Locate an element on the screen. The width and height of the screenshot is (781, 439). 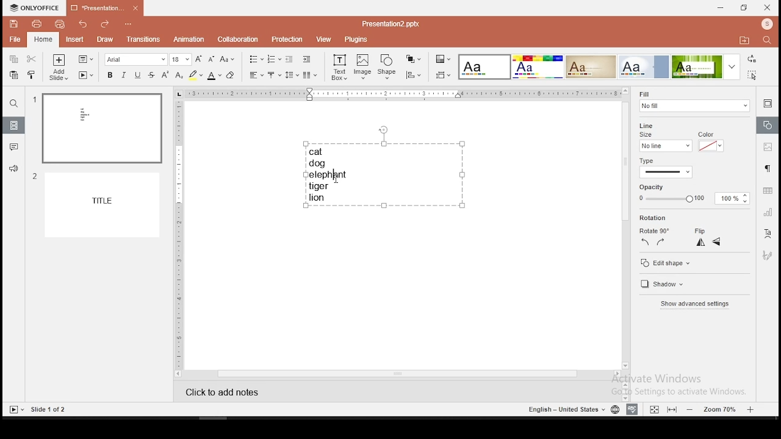
english - united states is located at coordinates (562, 409).